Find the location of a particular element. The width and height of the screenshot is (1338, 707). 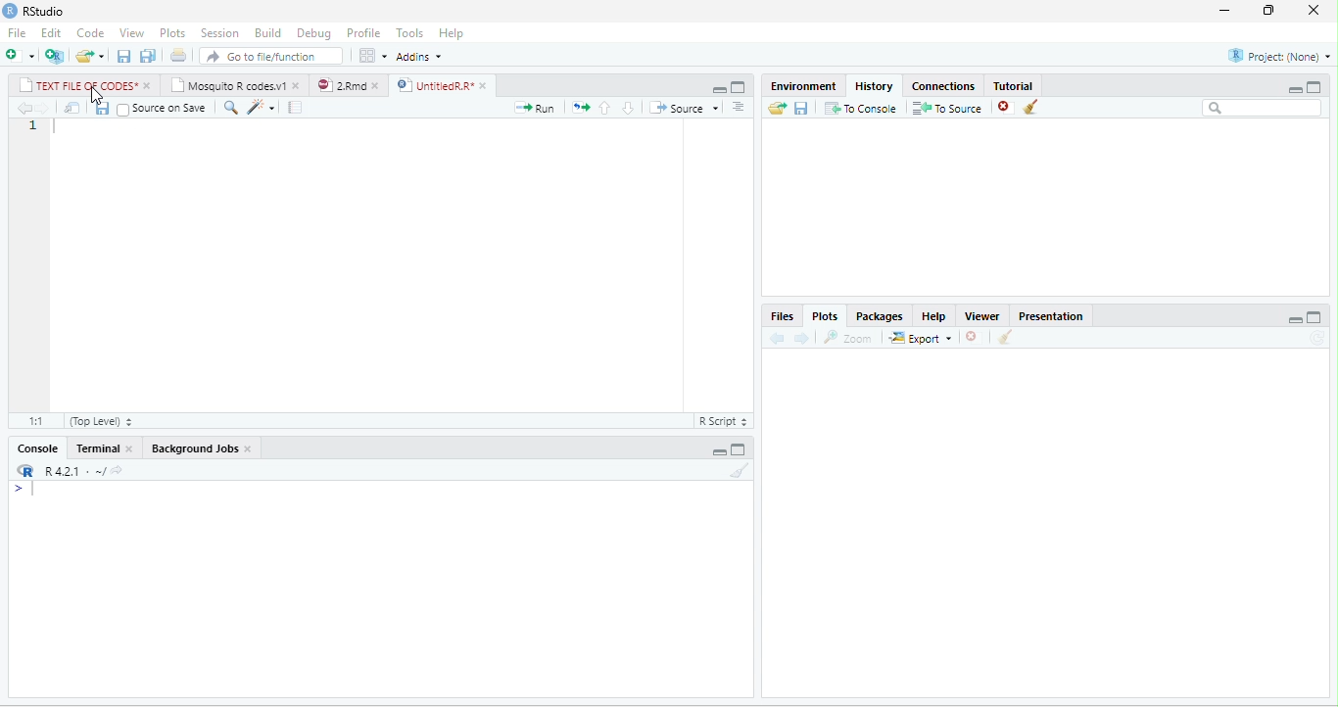

maximize is located at coordinates (1315, 317).